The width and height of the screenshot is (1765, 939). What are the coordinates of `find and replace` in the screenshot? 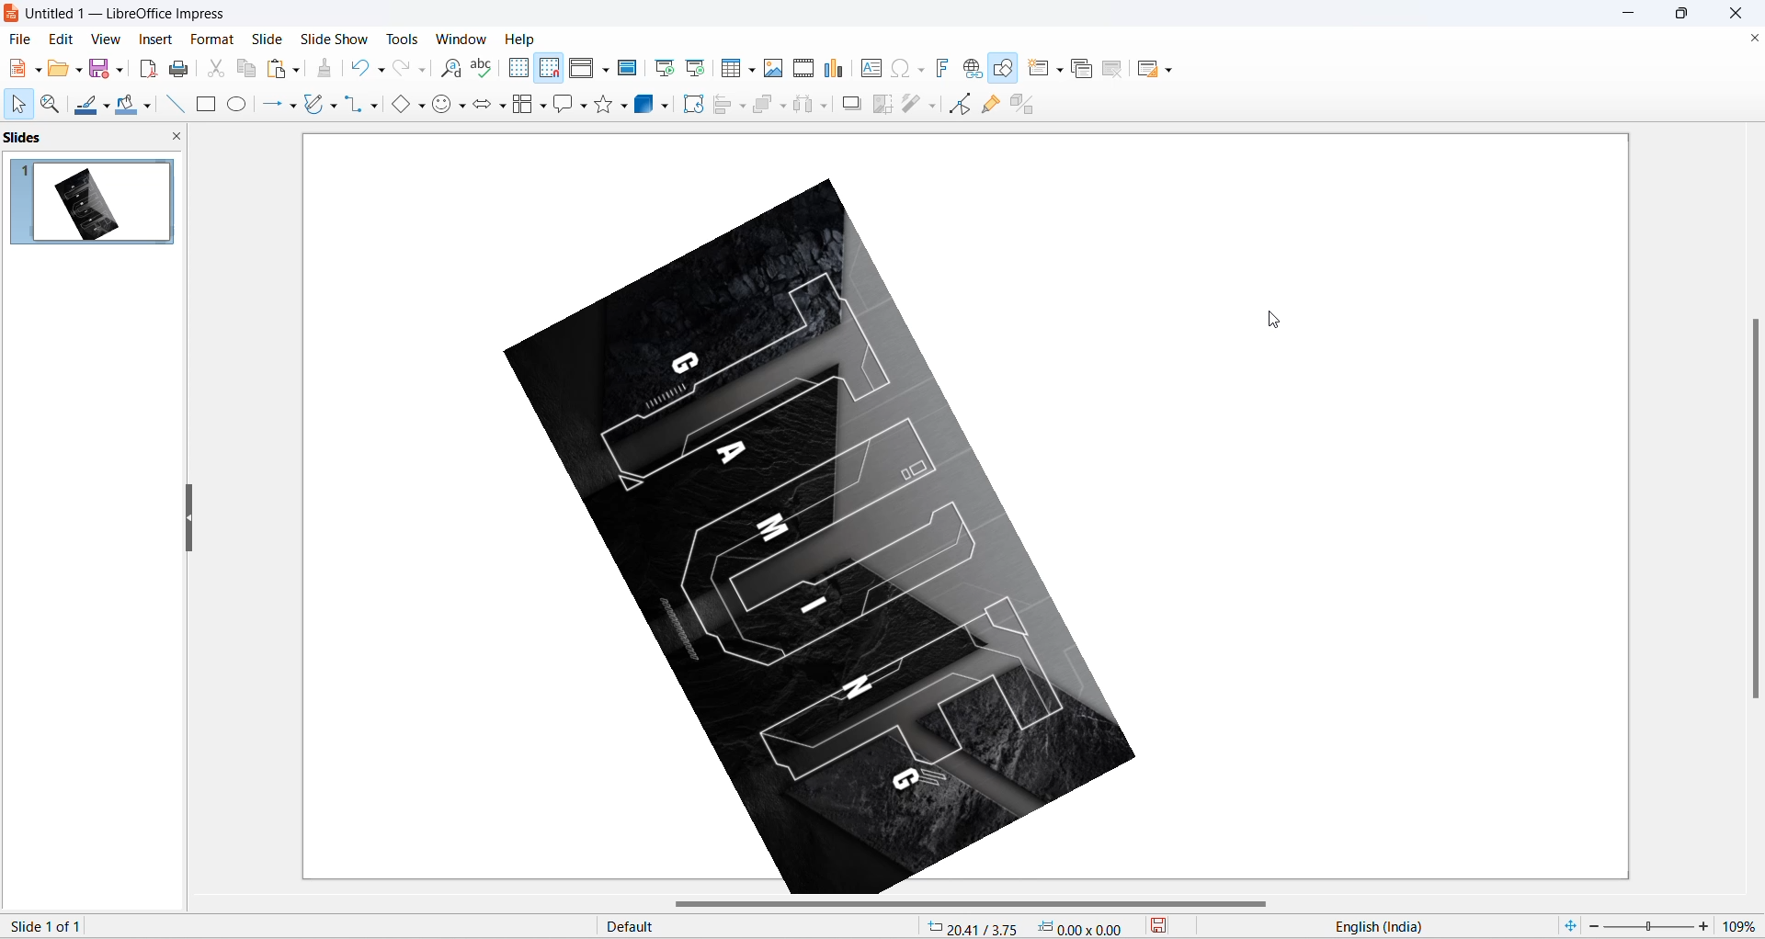 It's located at (454, 69).